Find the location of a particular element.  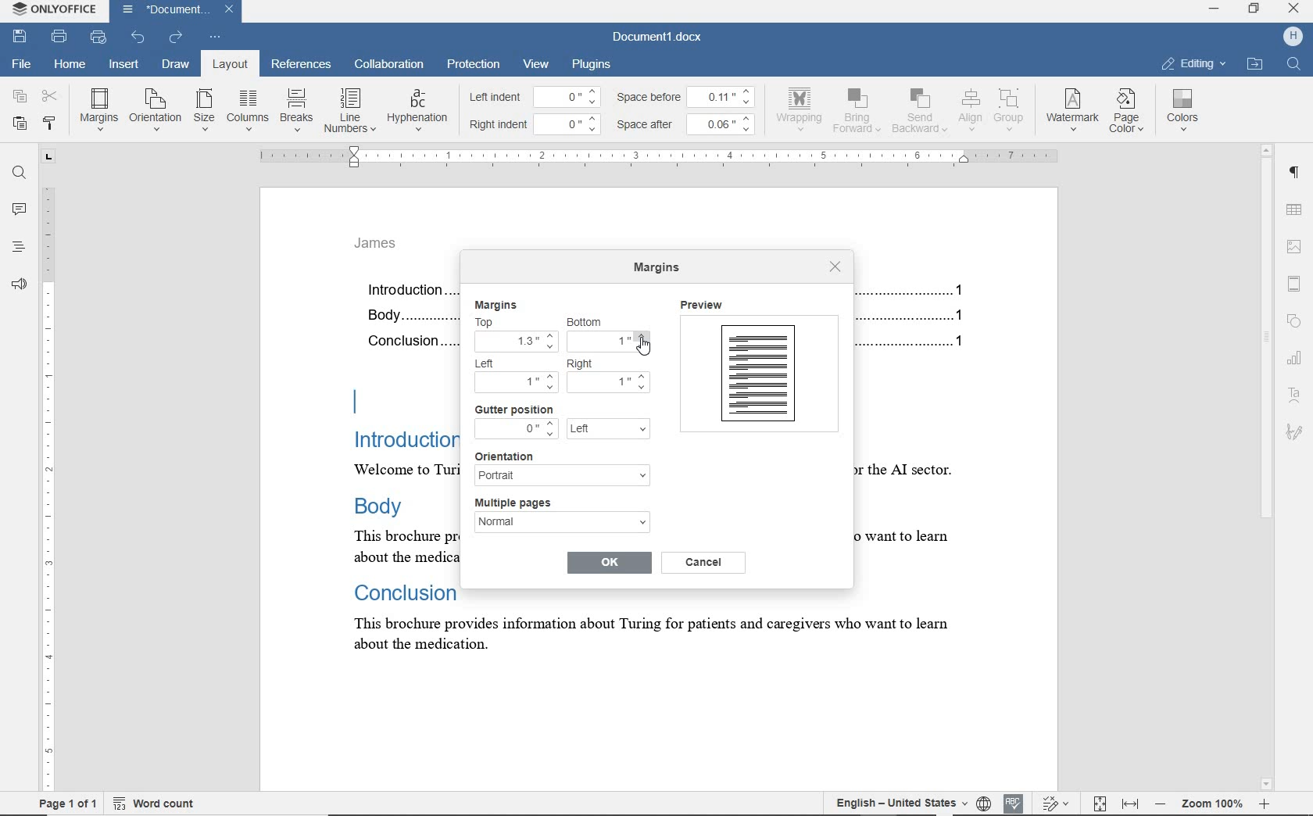

right is located at coordinates (585, 363).